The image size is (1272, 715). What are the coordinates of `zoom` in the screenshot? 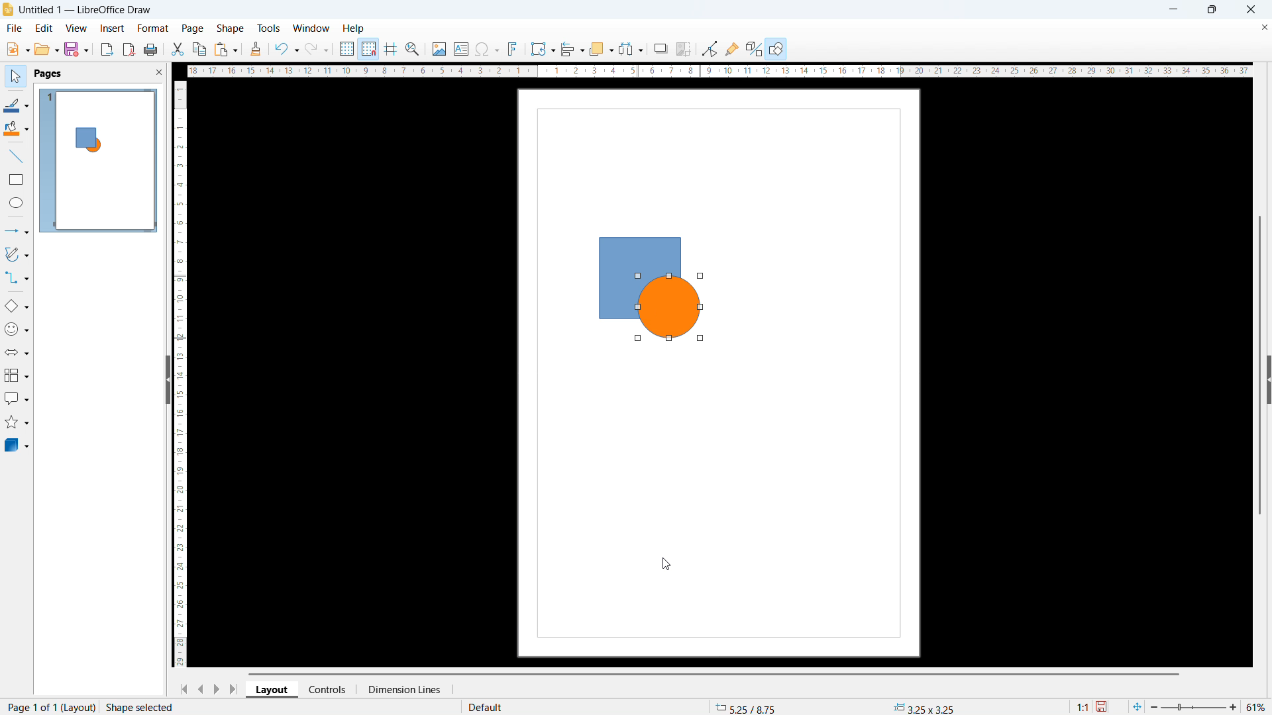 It's located at (413, 49).